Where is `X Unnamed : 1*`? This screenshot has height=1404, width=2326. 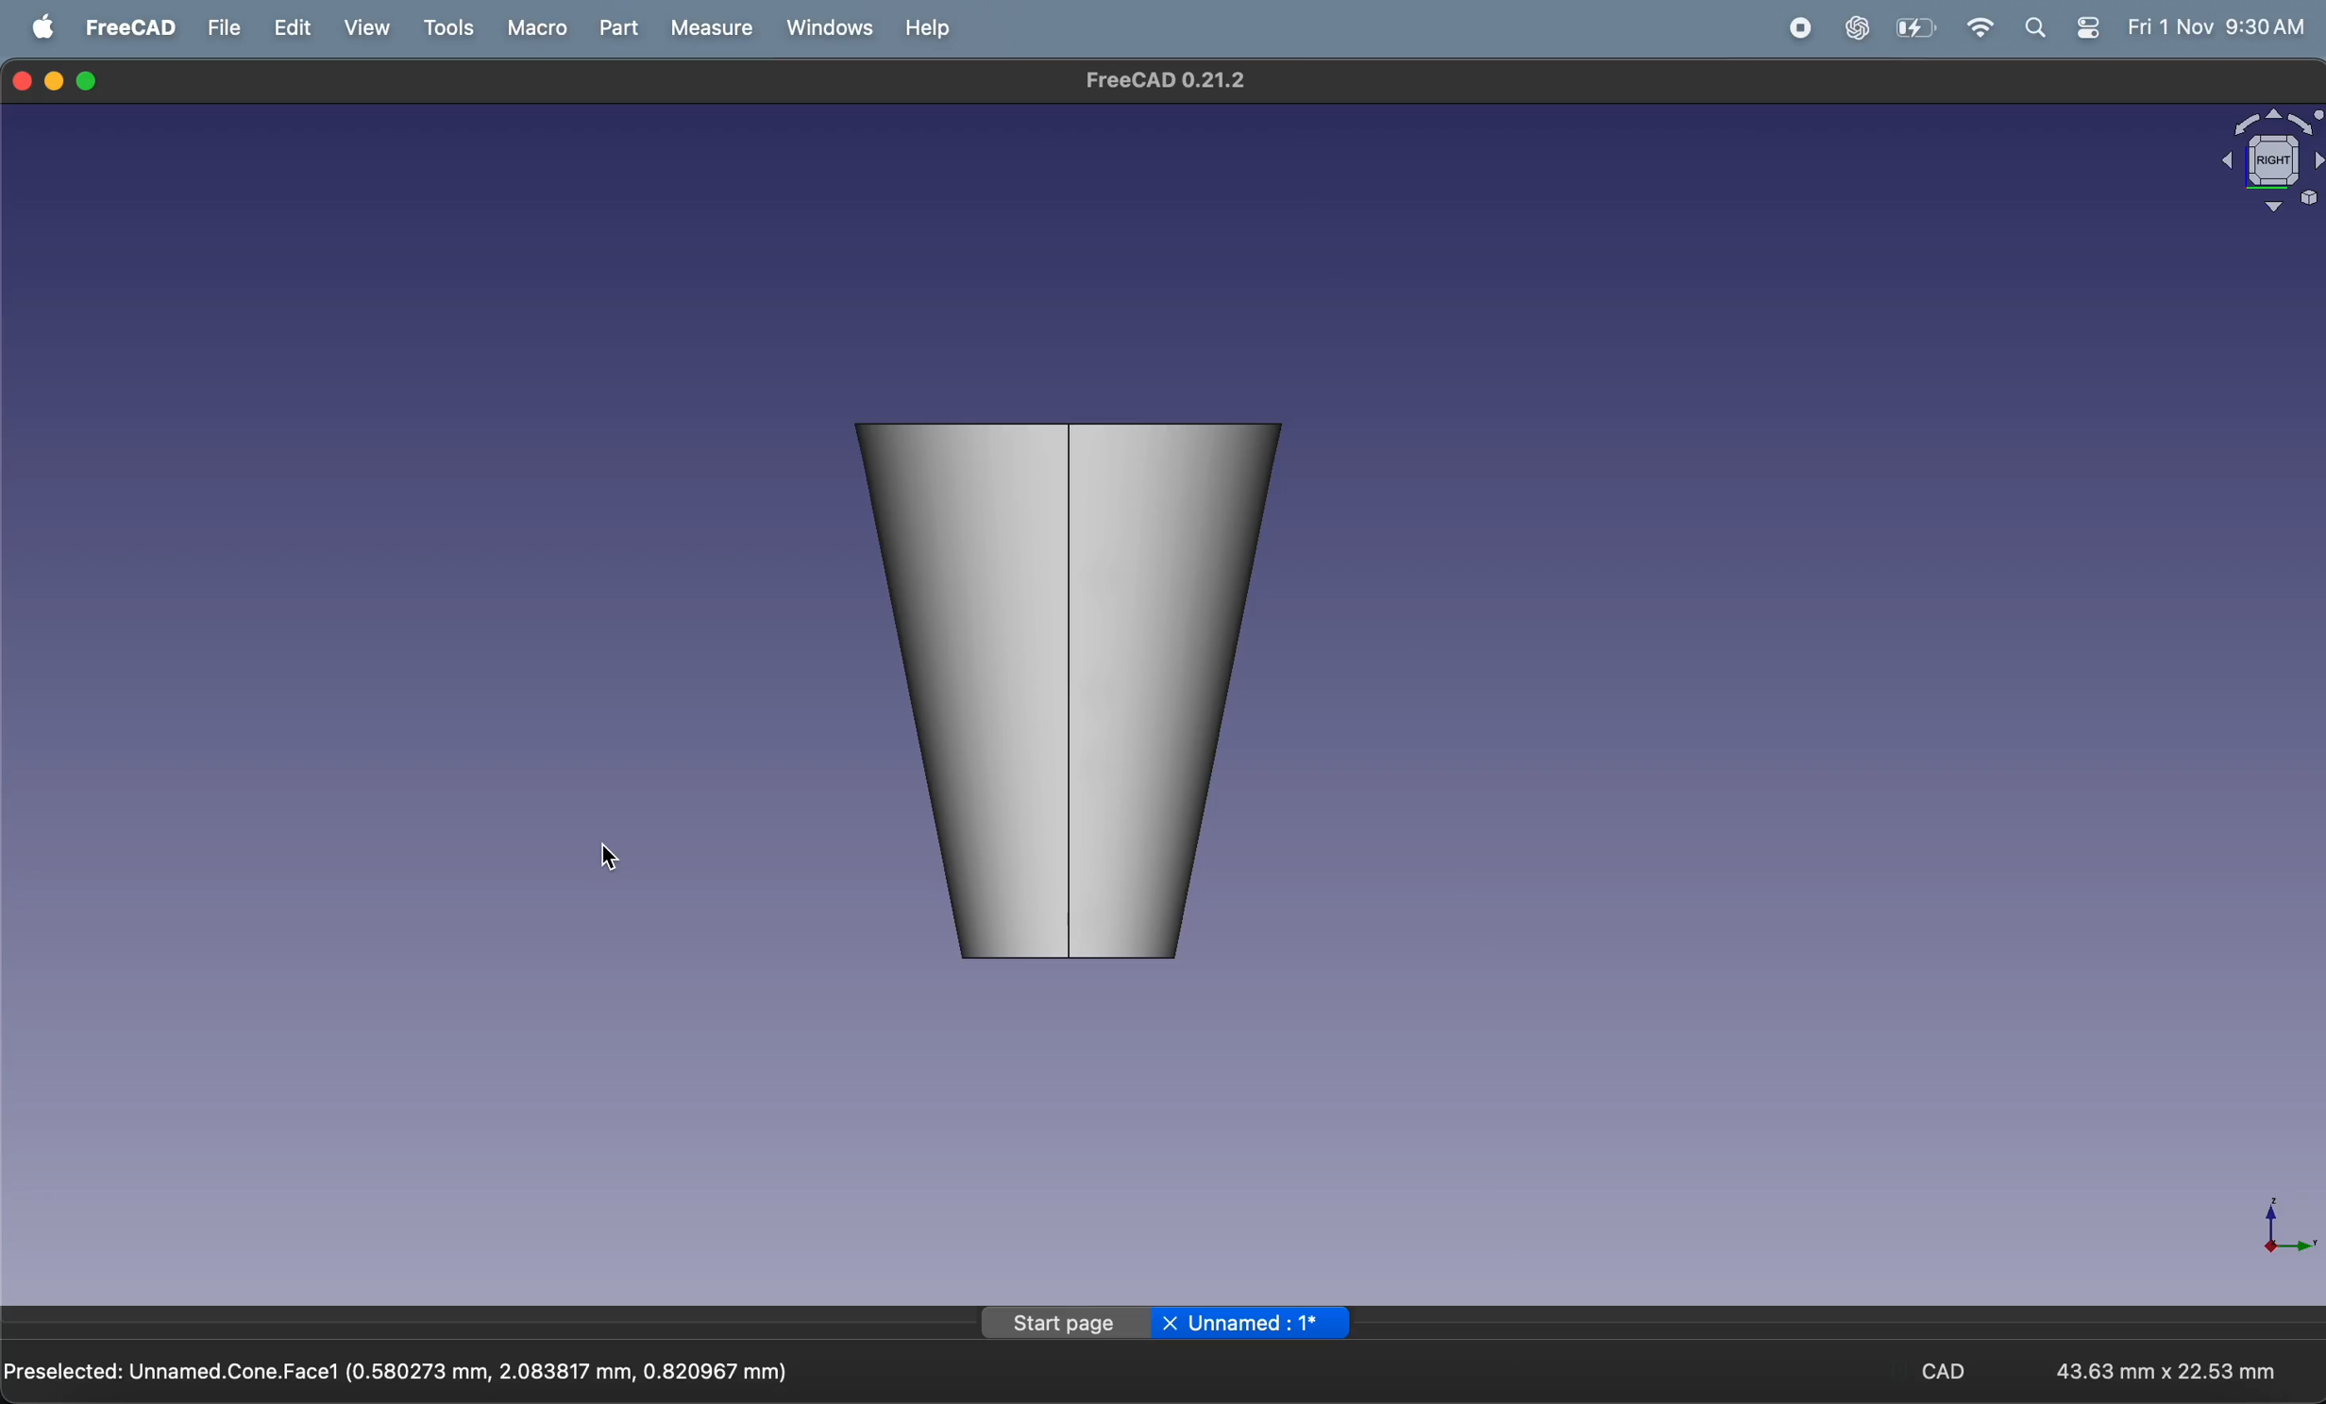
X Unnamed : 1* is located at coordinates (1252, 1320).